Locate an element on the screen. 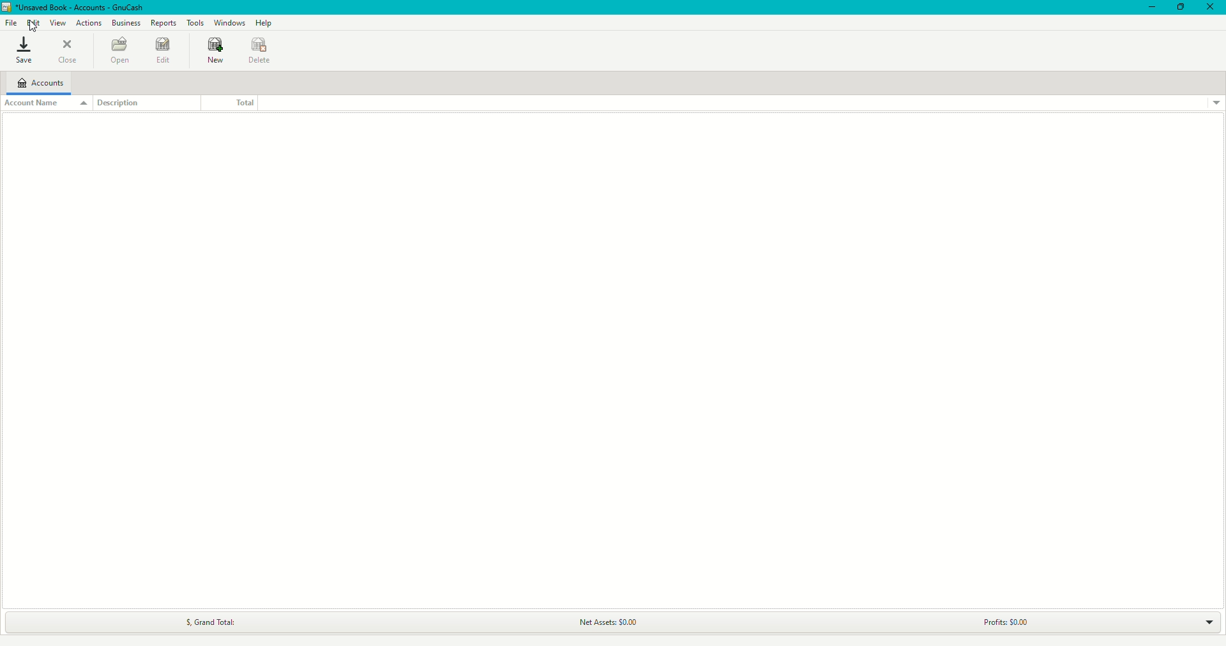 The height and width of the screenshot is (646, 1226). Profits is located at coordinates (999, 622).